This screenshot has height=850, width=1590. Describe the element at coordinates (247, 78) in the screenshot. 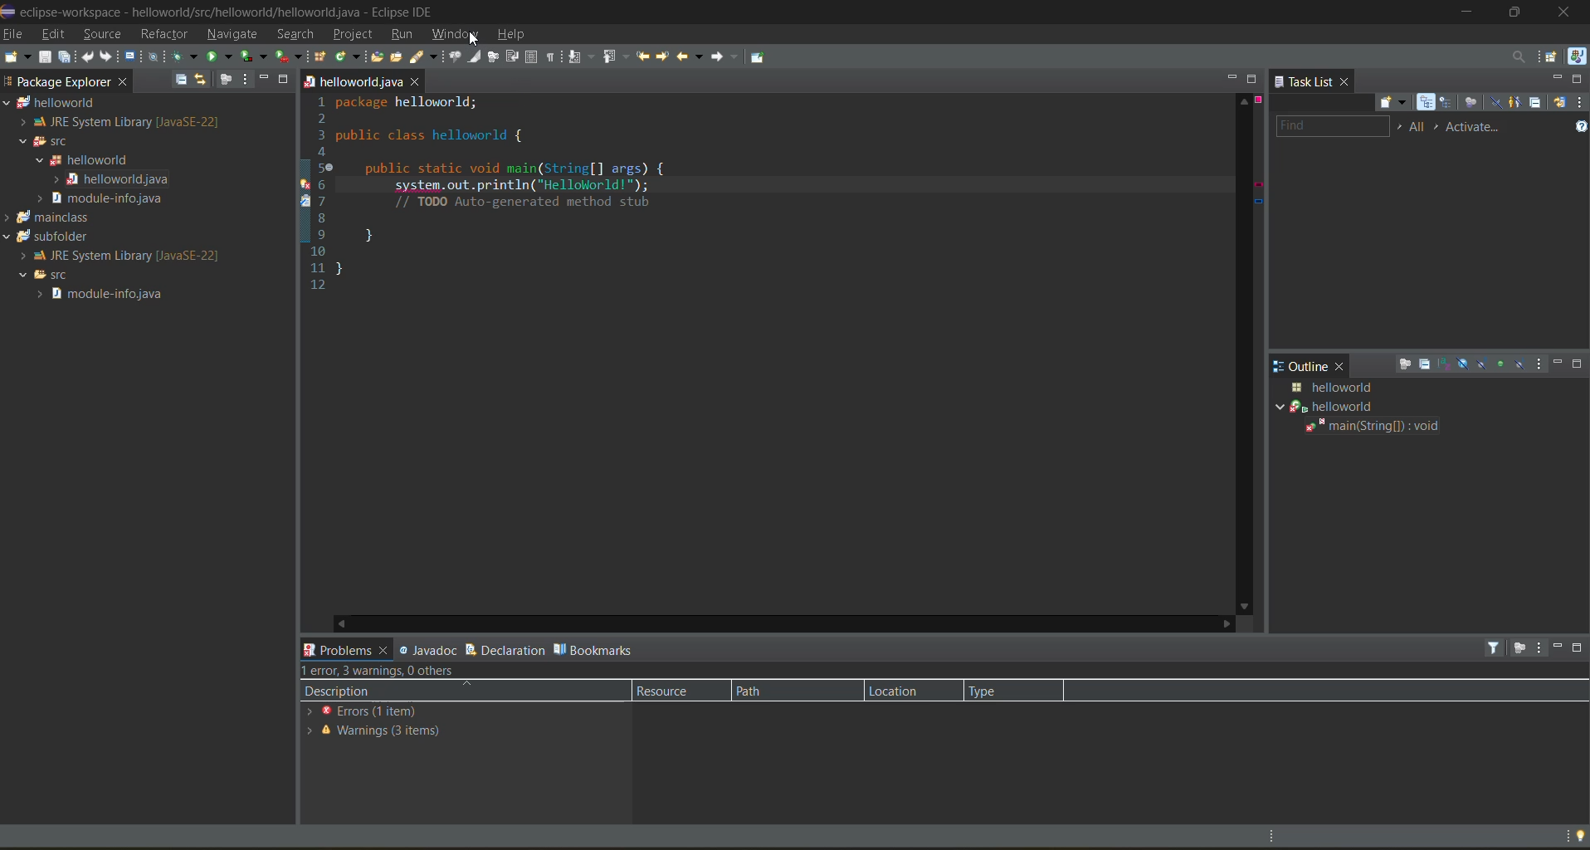

I see `view menu` at that location.